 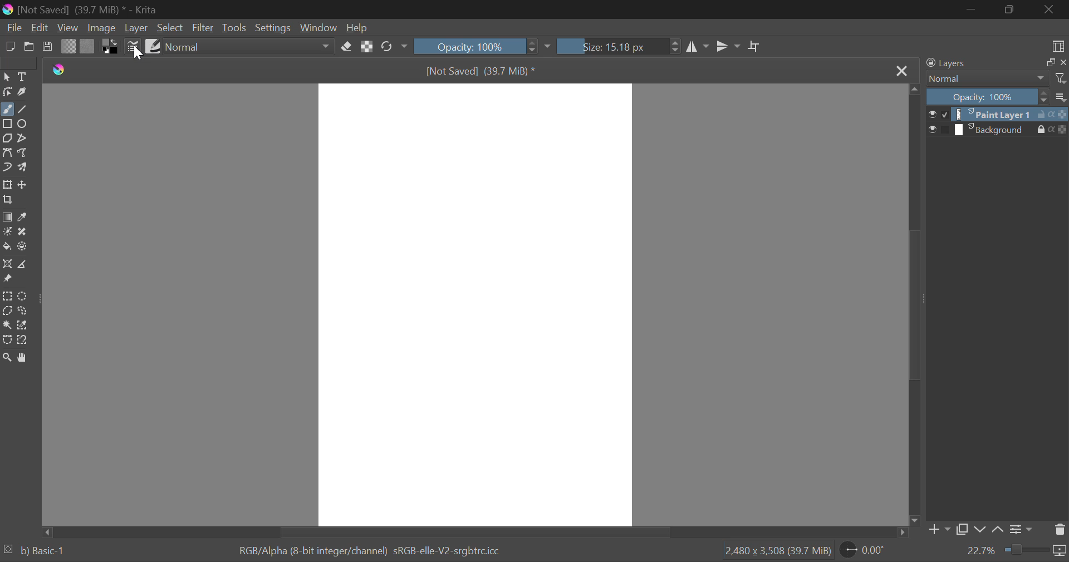 What do you see at coordinates (7, 109) in the screenshot?
I see `Freehand` at bounding box center [7, 109].